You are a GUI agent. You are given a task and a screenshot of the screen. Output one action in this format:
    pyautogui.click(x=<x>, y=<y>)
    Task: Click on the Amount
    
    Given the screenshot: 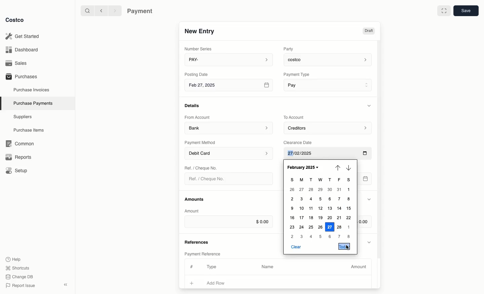 What is the action you would take?
    pyautogui.click(x=360, y=267)
    